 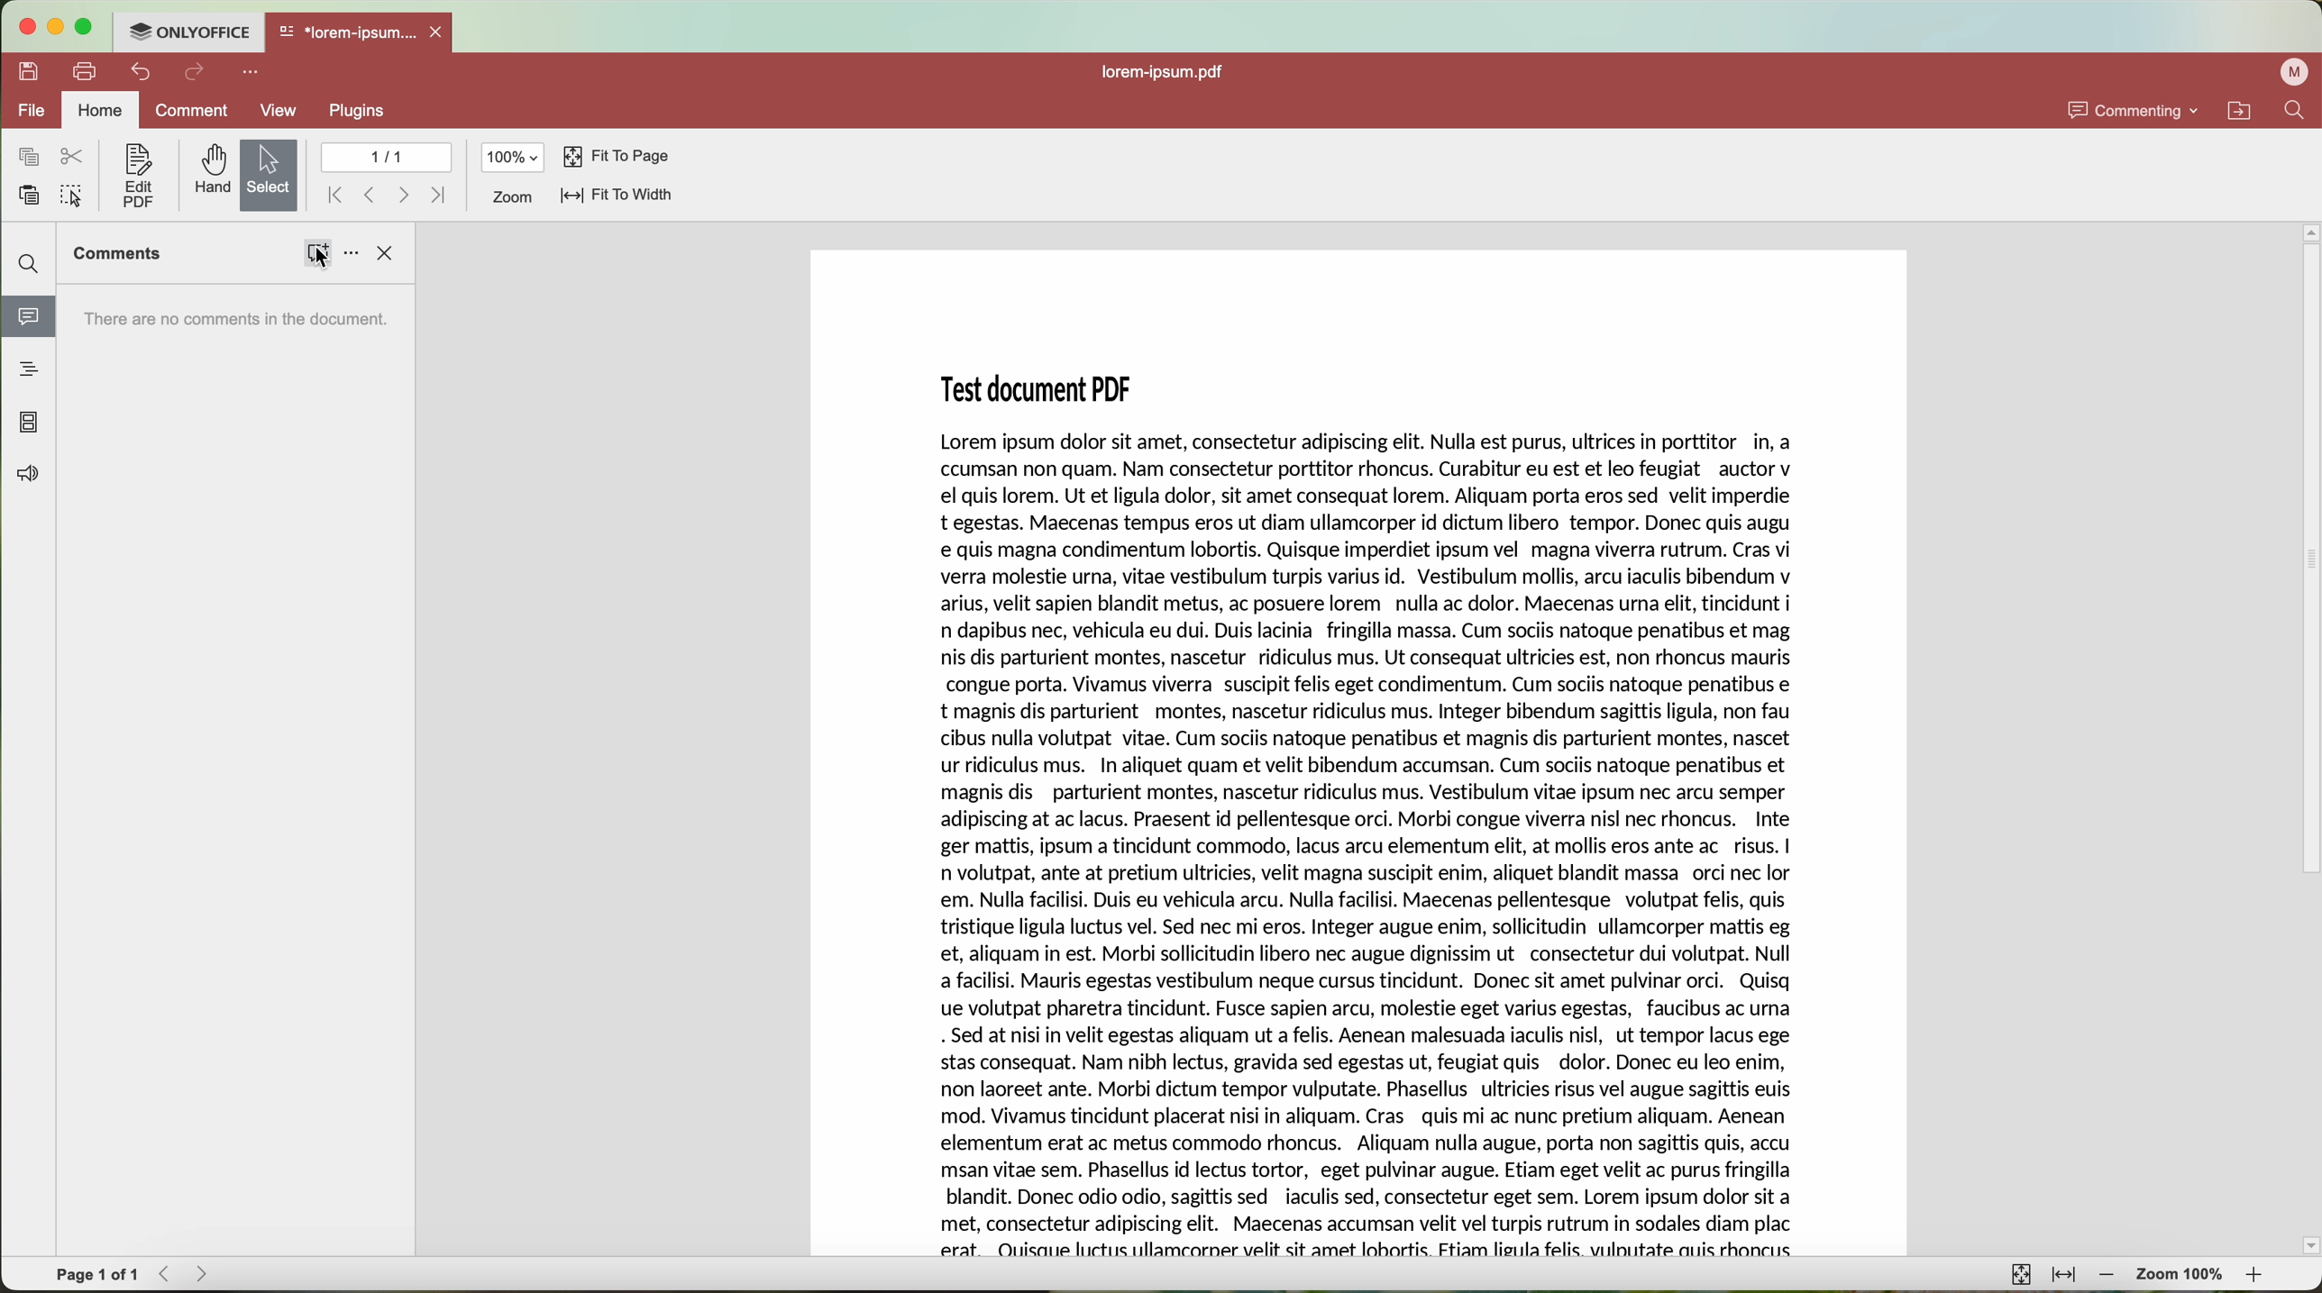 What do you see at coordinates (2182, 1275) in the screenshot?
I see `zoom 100%` at bounding box center [2182, 1275].